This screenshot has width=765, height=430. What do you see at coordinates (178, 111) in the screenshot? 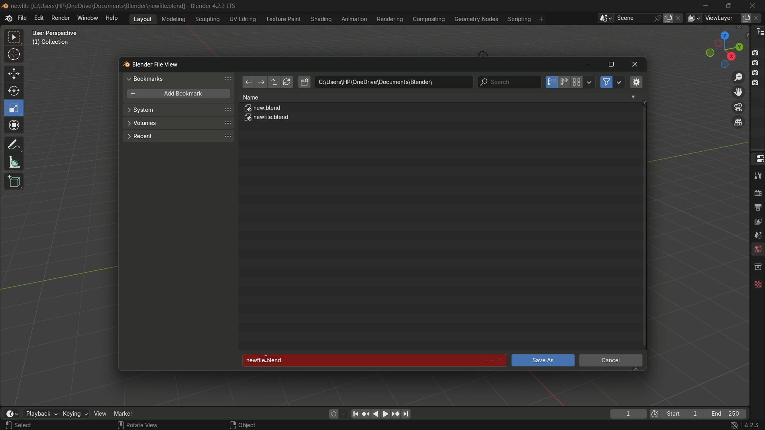
I see `system` at bounding box center [178, 111].